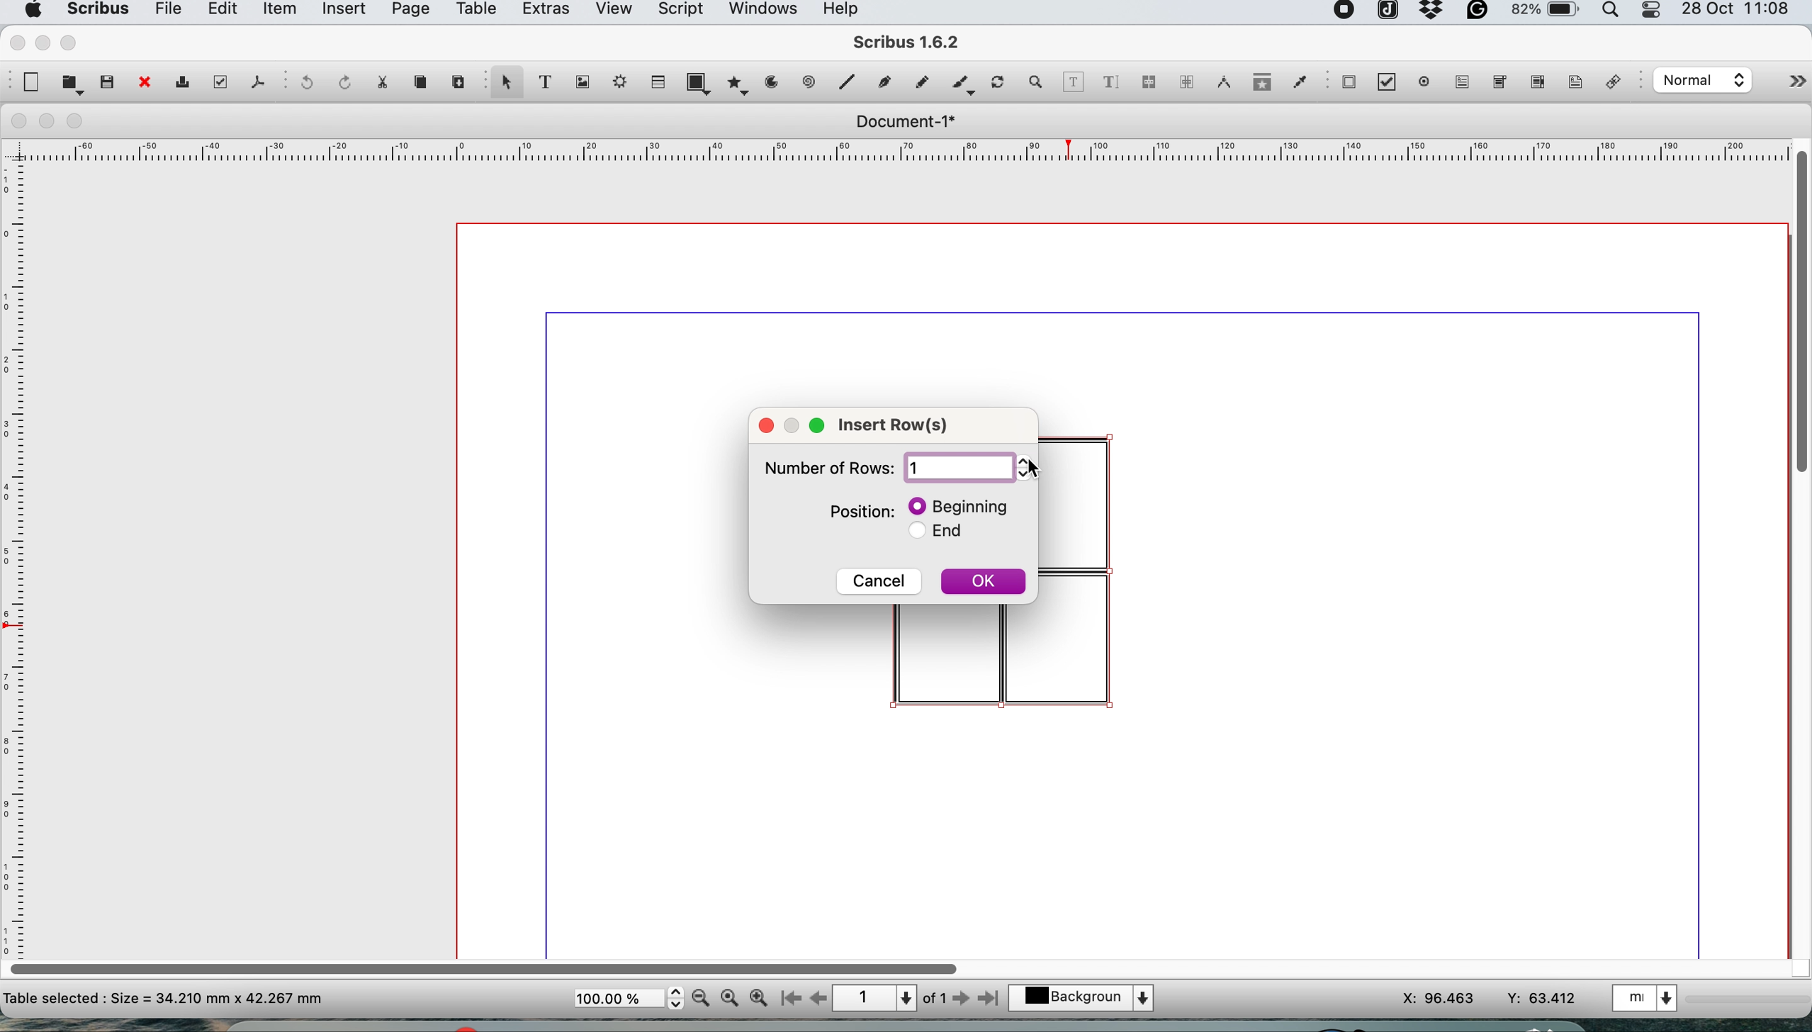  I want to click on insert rows, so click(902, 427).